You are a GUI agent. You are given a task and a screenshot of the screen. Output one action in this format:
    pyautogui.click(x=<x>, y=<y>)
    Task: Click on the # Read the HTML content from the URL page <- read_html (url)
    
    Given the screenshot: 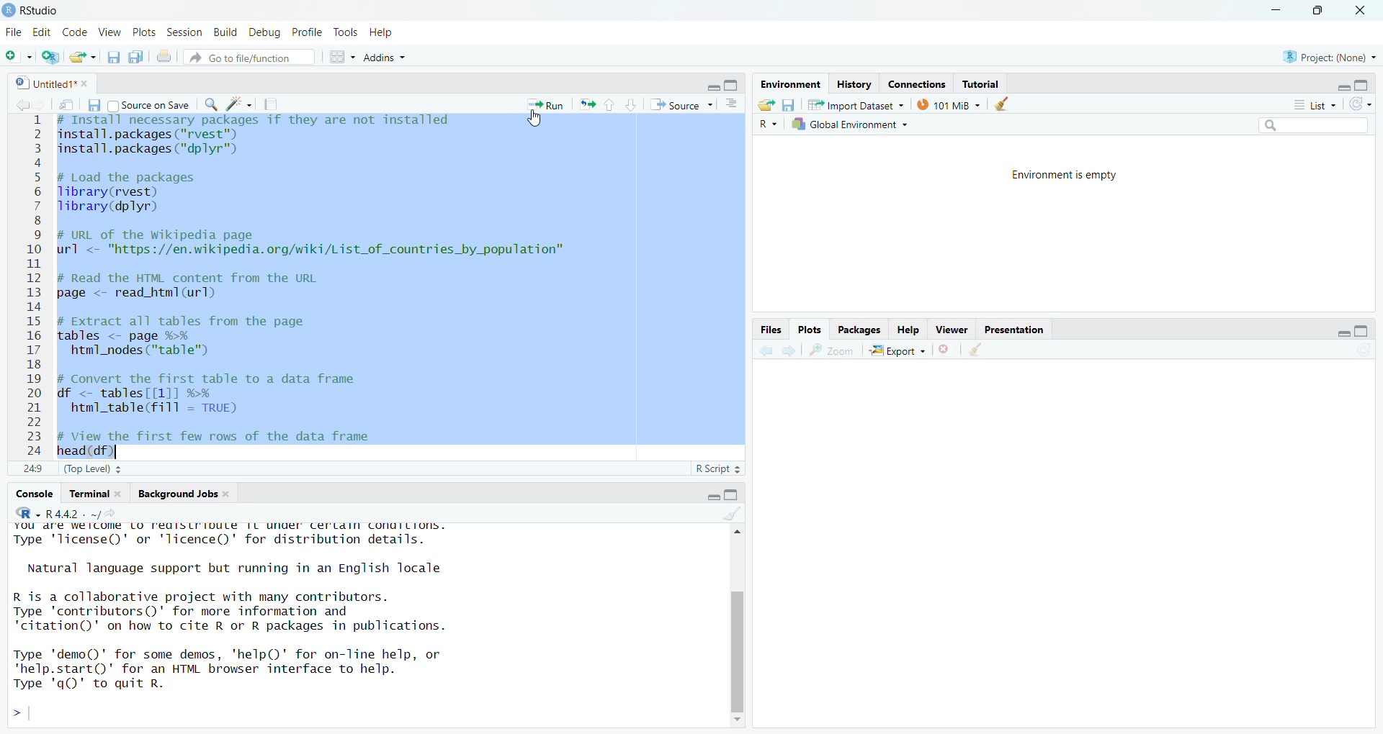 What is the action you would take?
    pyautogui.click(x=197, y=286)
    